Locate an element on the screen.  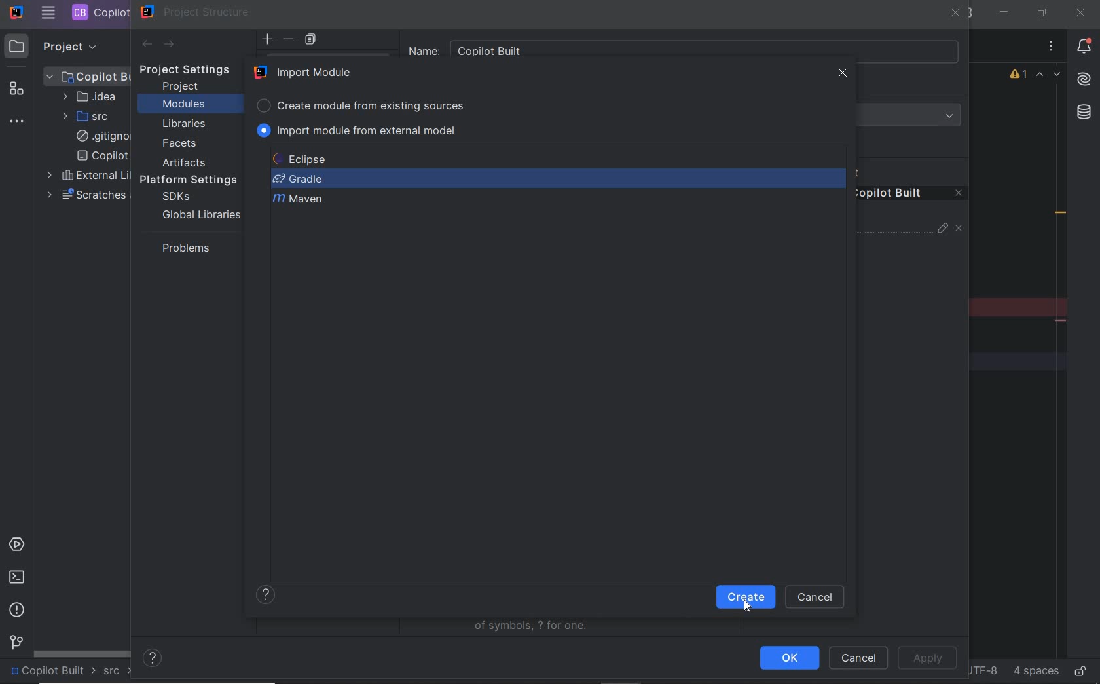
remove line is located at coordinates (1062, 320).